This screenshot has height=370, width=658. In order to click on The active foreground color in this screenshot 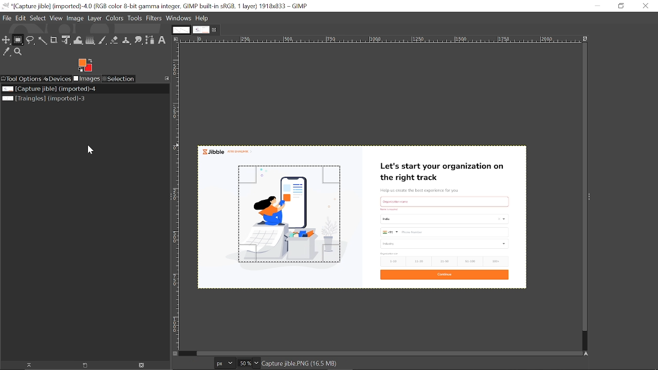, I will do `click(85, 65)`.